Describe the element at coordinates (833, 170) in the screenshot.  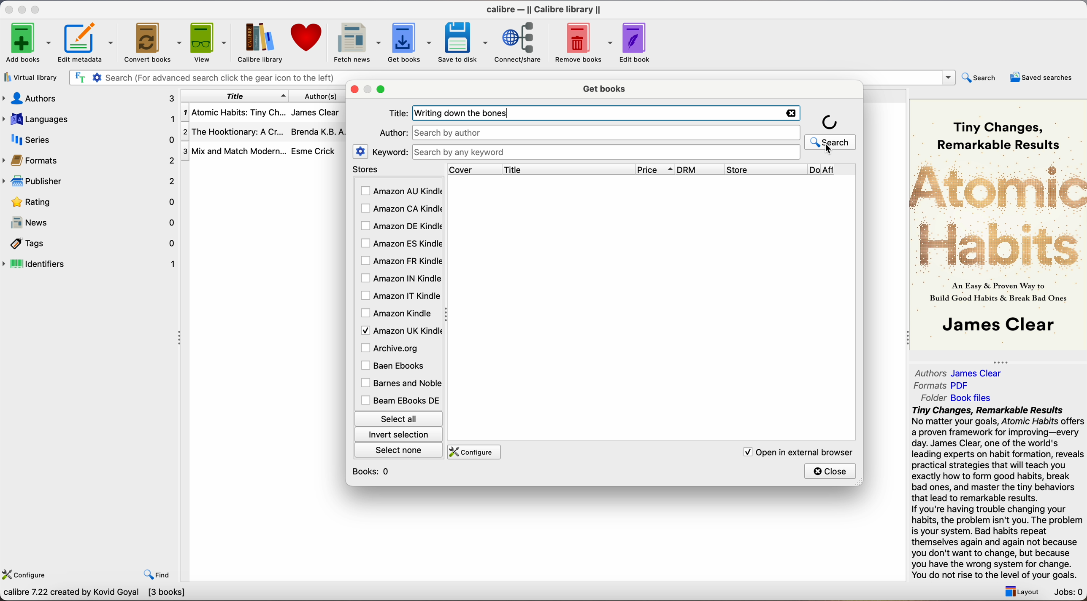
I see `do Af1` at that location.